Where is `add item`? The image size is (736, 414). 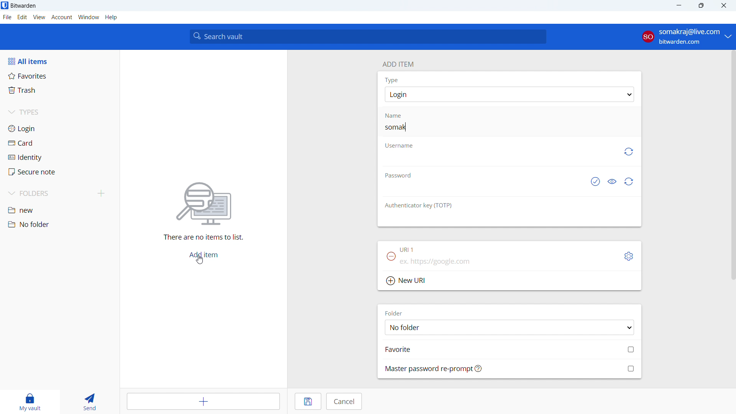
add item is located at coordinates (398, 63).